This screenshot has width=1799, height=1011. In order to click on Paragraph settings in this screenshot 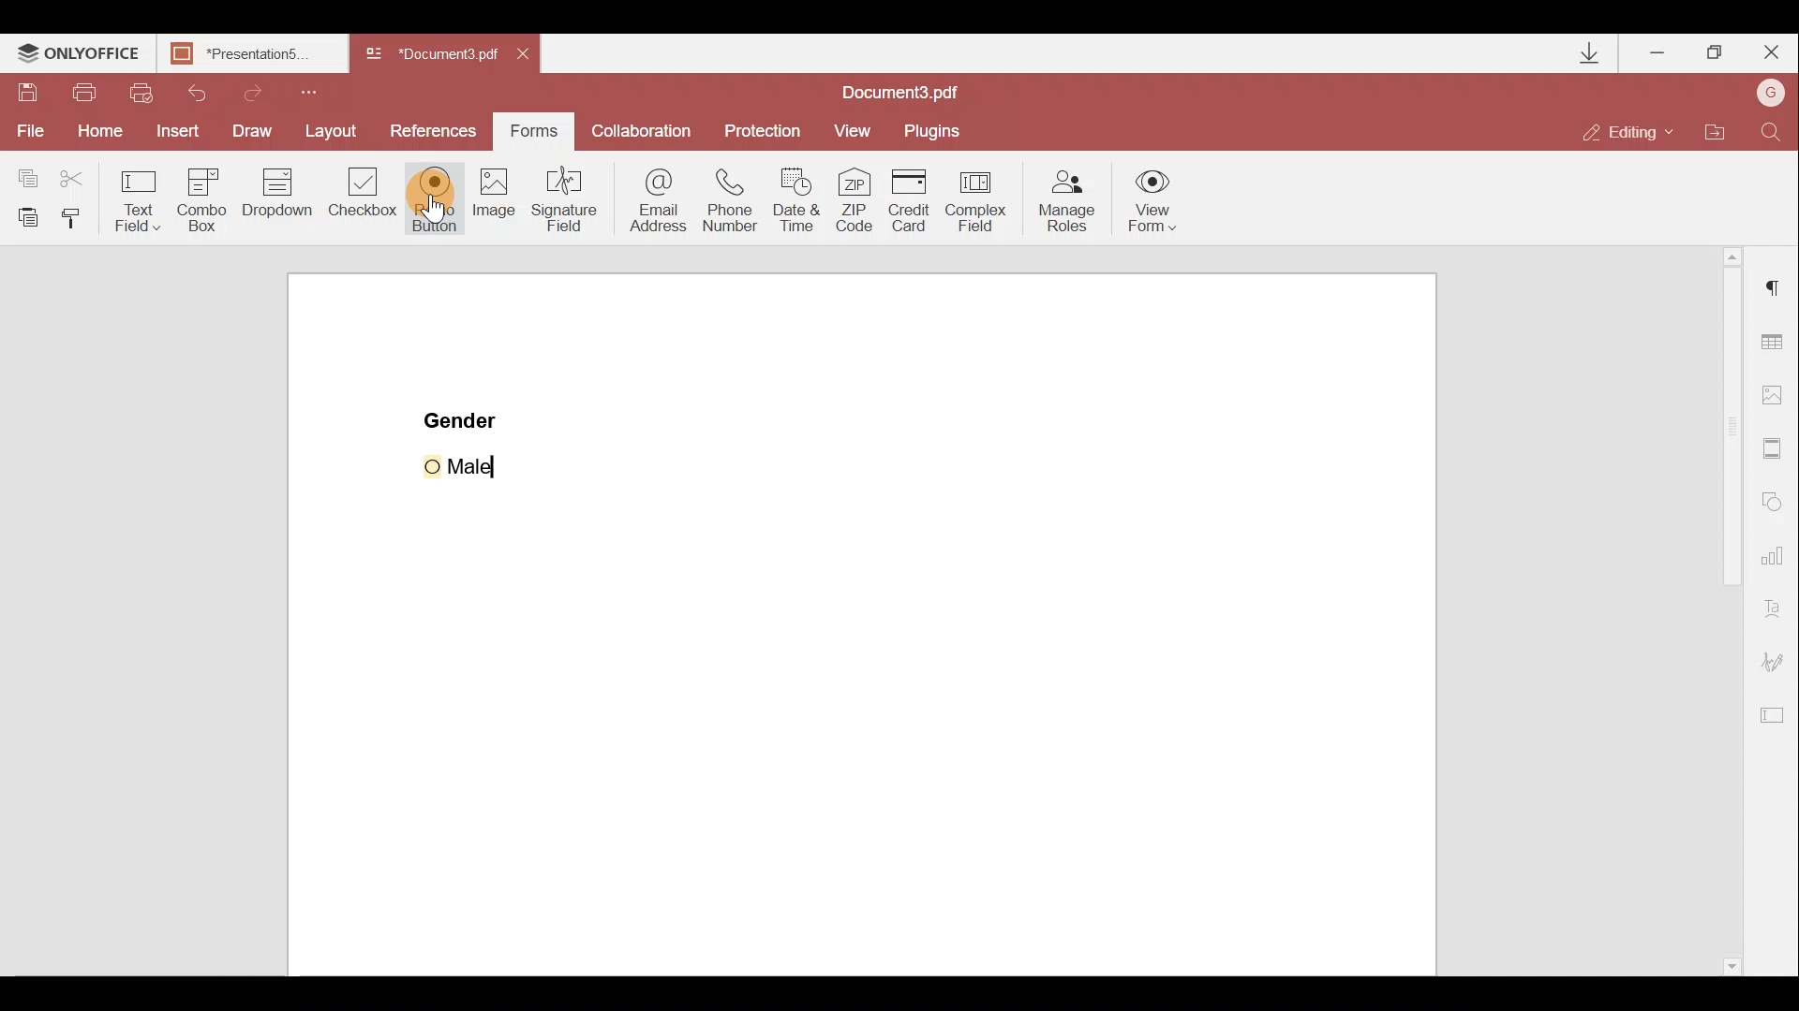, I will do `click(1772, 296)`.